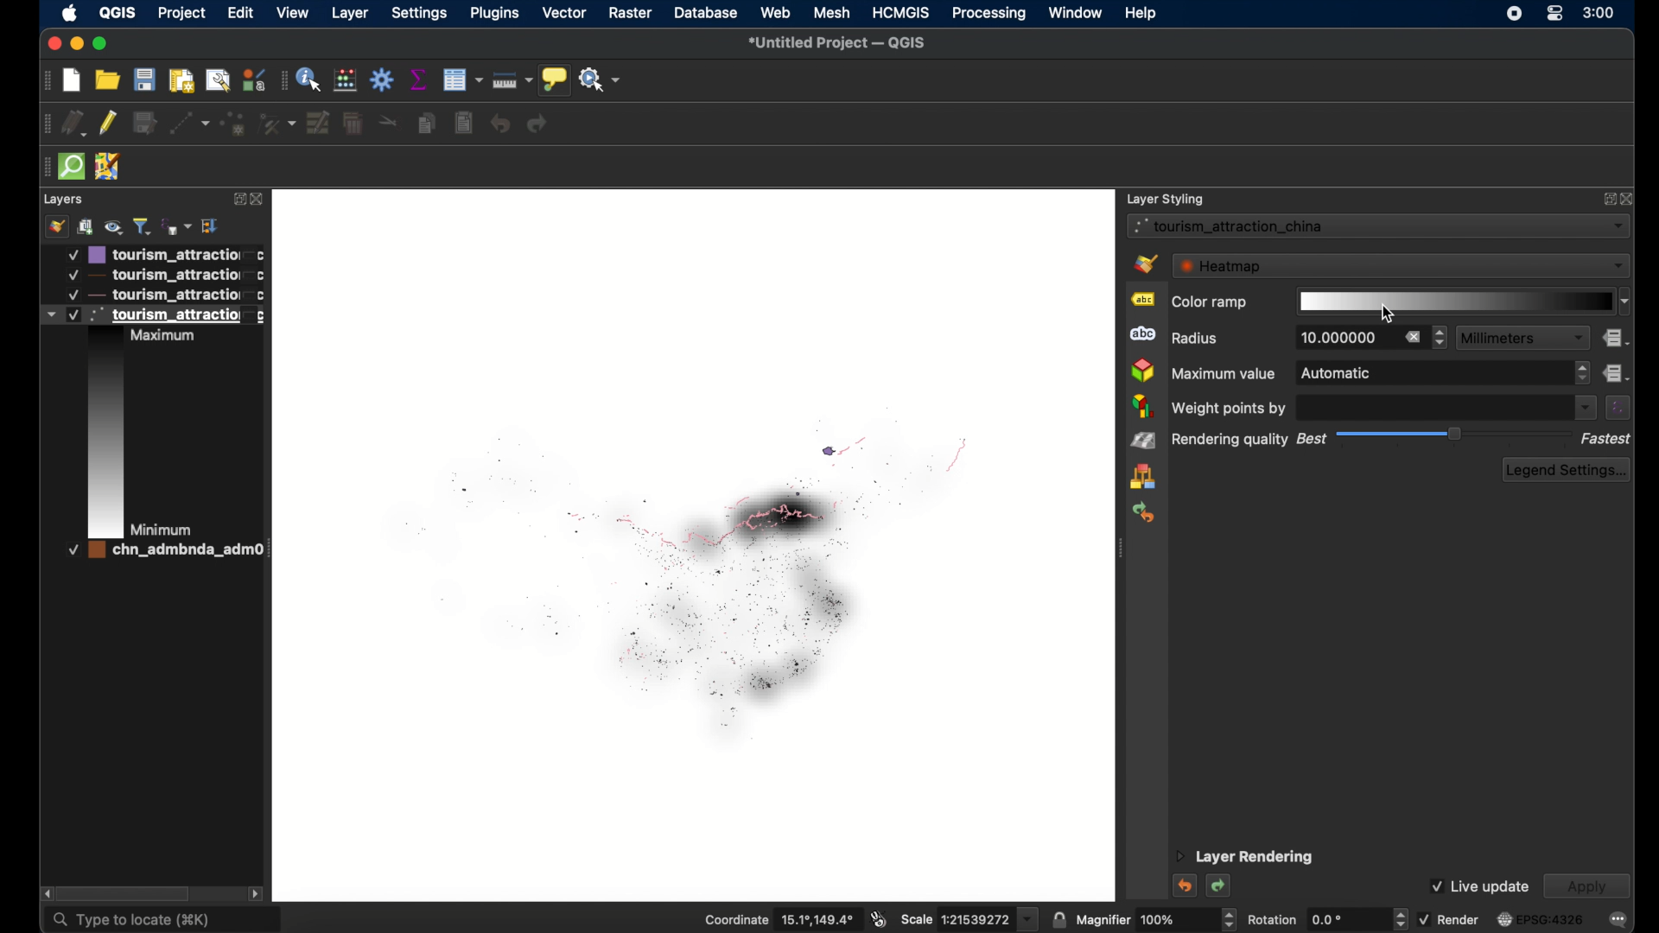 The width and height of the screenshot is (1659, 933). I want to click on rendering quality slider, so click(1456, 435).